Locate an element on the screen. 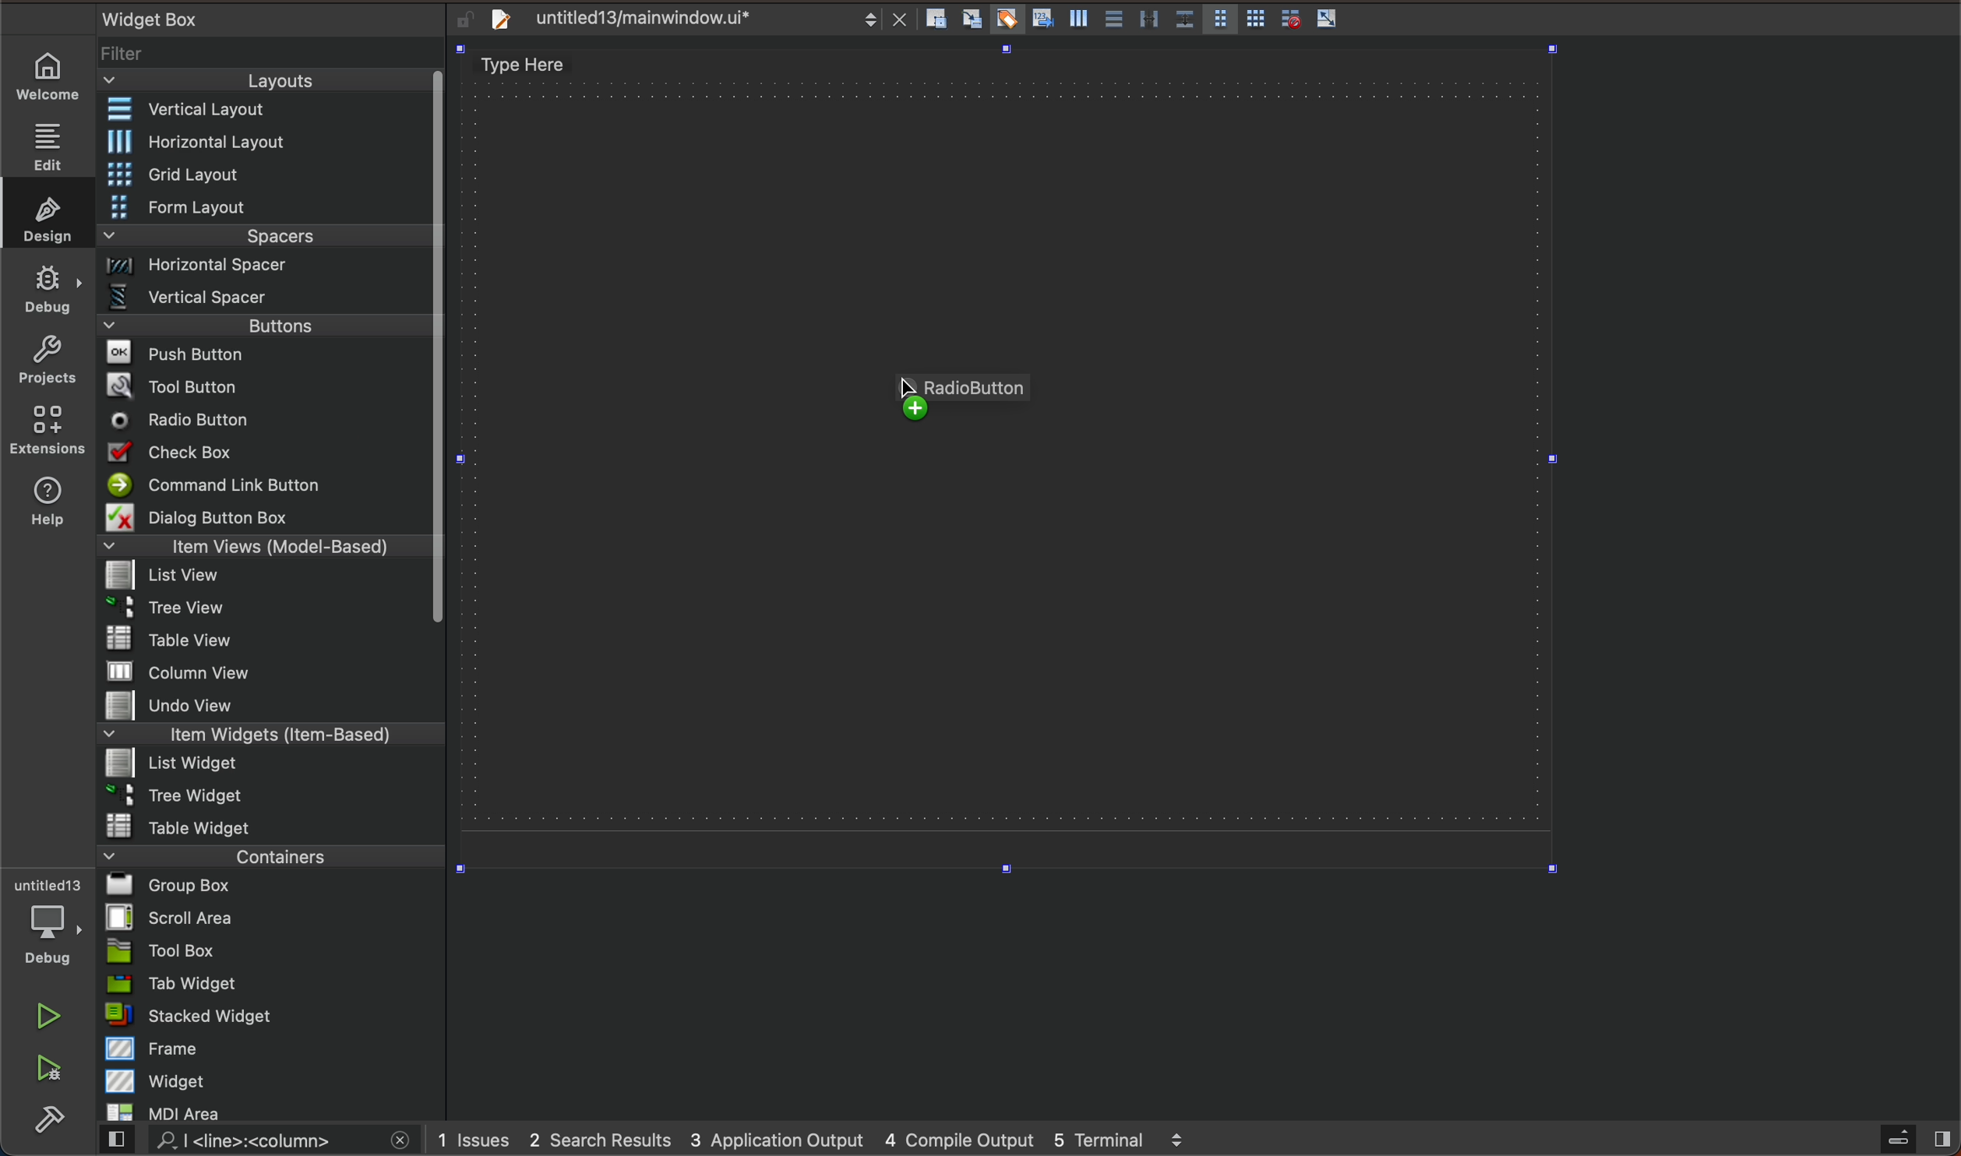  projects is located at coordinates (47, 363).